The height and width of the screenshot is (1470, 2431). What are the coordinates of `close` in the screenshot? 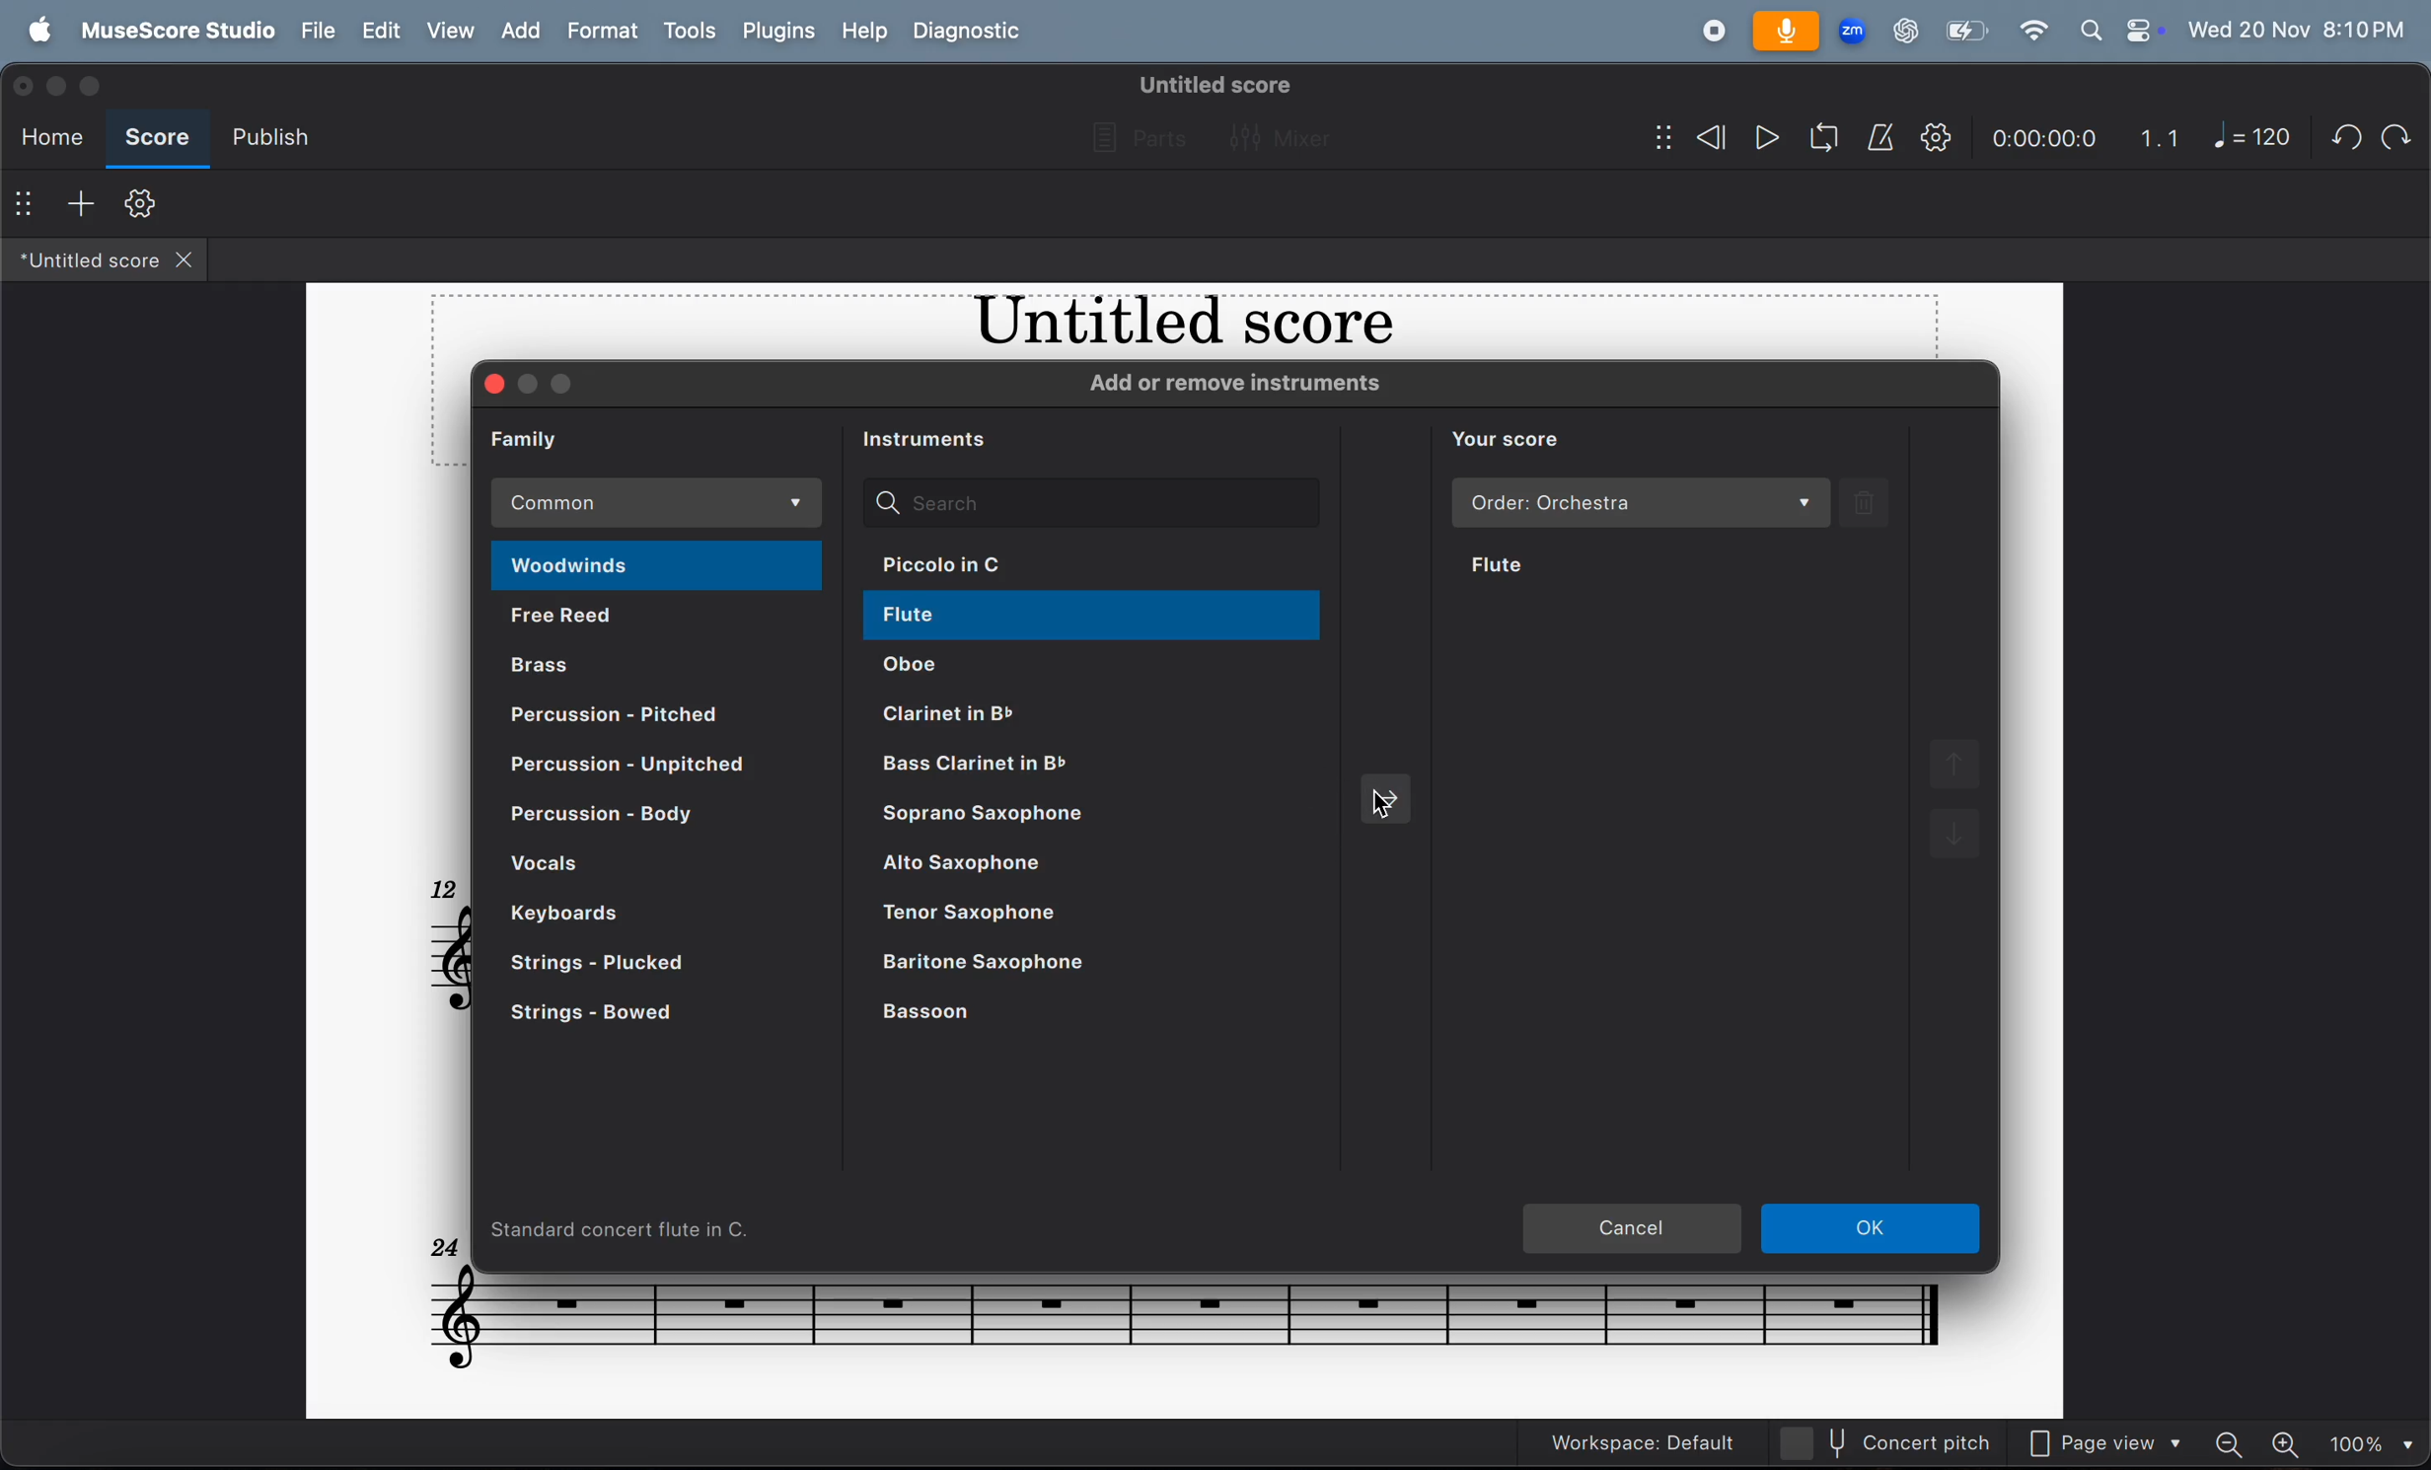 It's located at (494, 387).